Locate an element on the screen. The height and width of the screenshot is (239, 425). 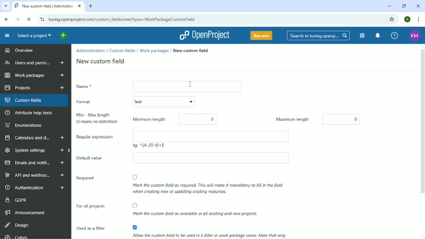
Search in turing.openproject.com is located at coordinates (318, 35).